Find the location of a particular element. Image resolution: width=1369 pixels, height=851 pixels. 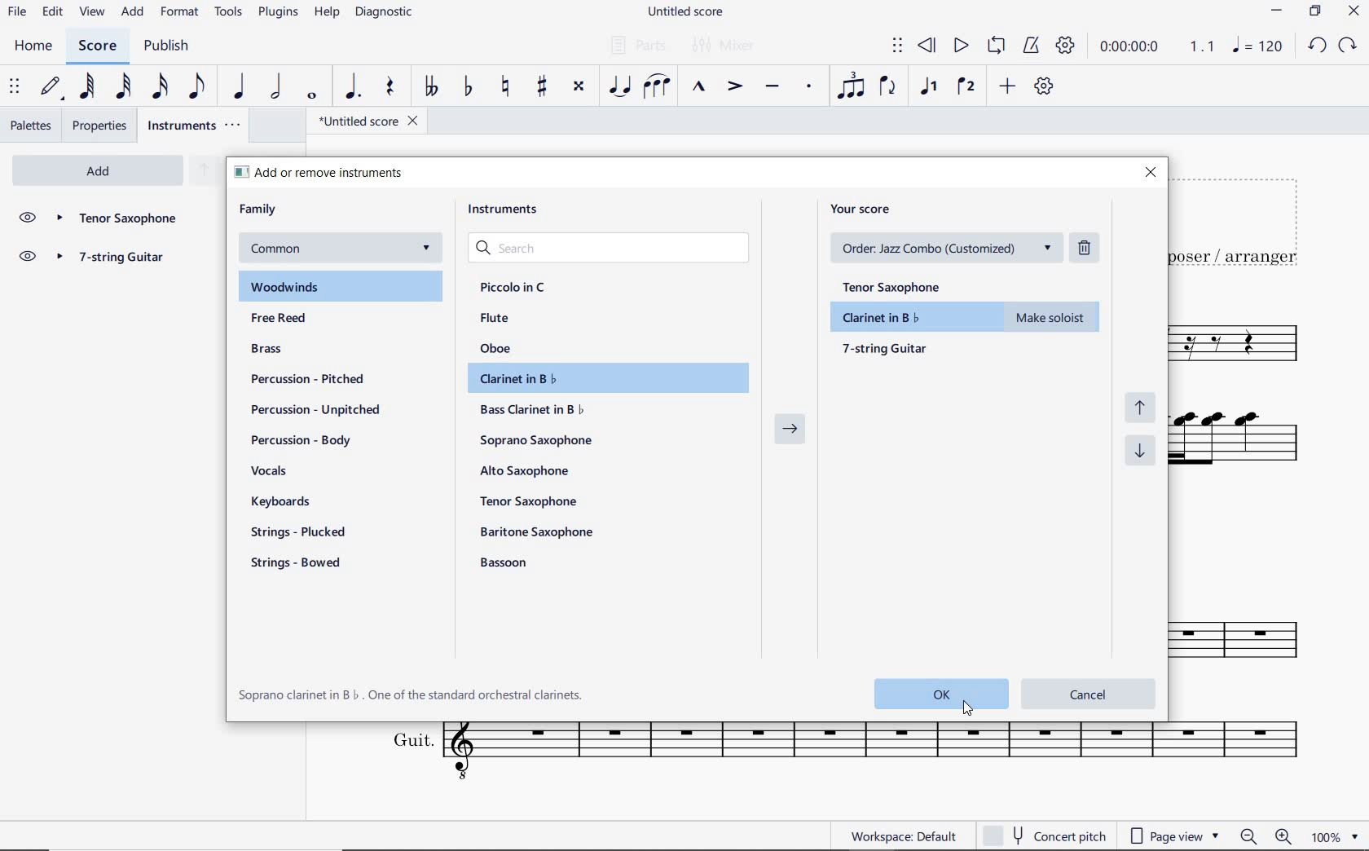

up is located at coordinates (203, 171).